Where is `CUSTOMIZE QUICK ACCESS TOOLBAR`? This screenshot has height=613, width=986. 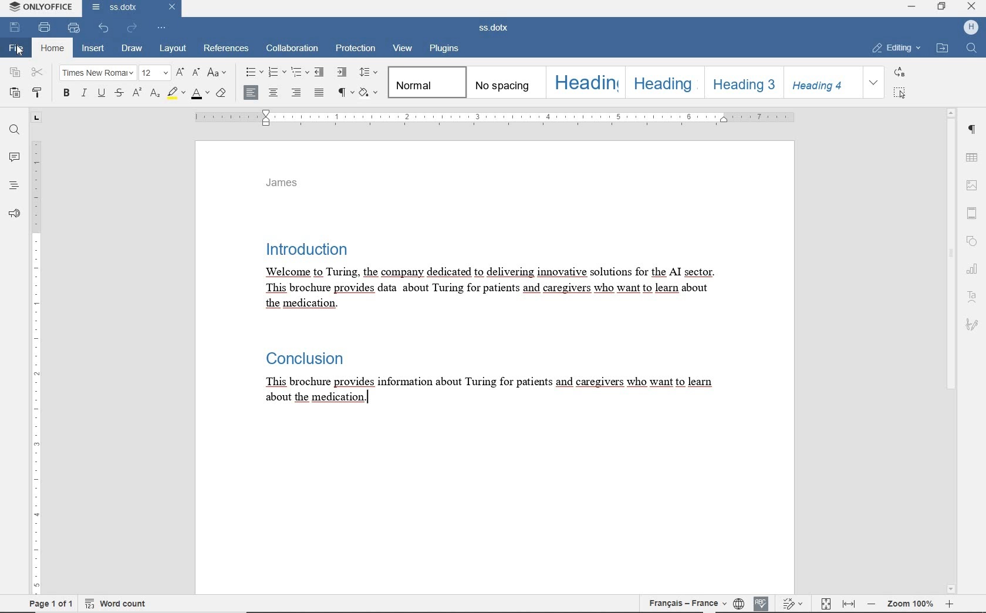
CUSTOMIZE QUICK ACCESS TOOLBAR is located at coordinates (161, 29).